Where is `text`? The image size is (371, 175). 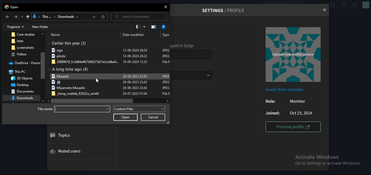
text is located at coordinates (70, 69).